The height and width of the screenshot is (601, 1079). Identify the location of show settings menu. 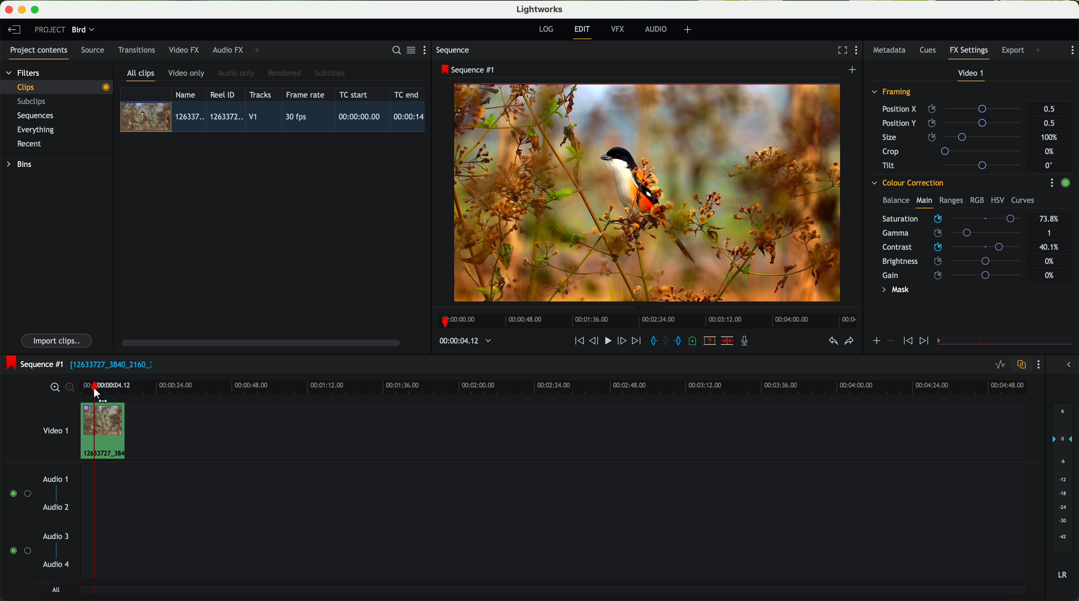
(1071, 50).